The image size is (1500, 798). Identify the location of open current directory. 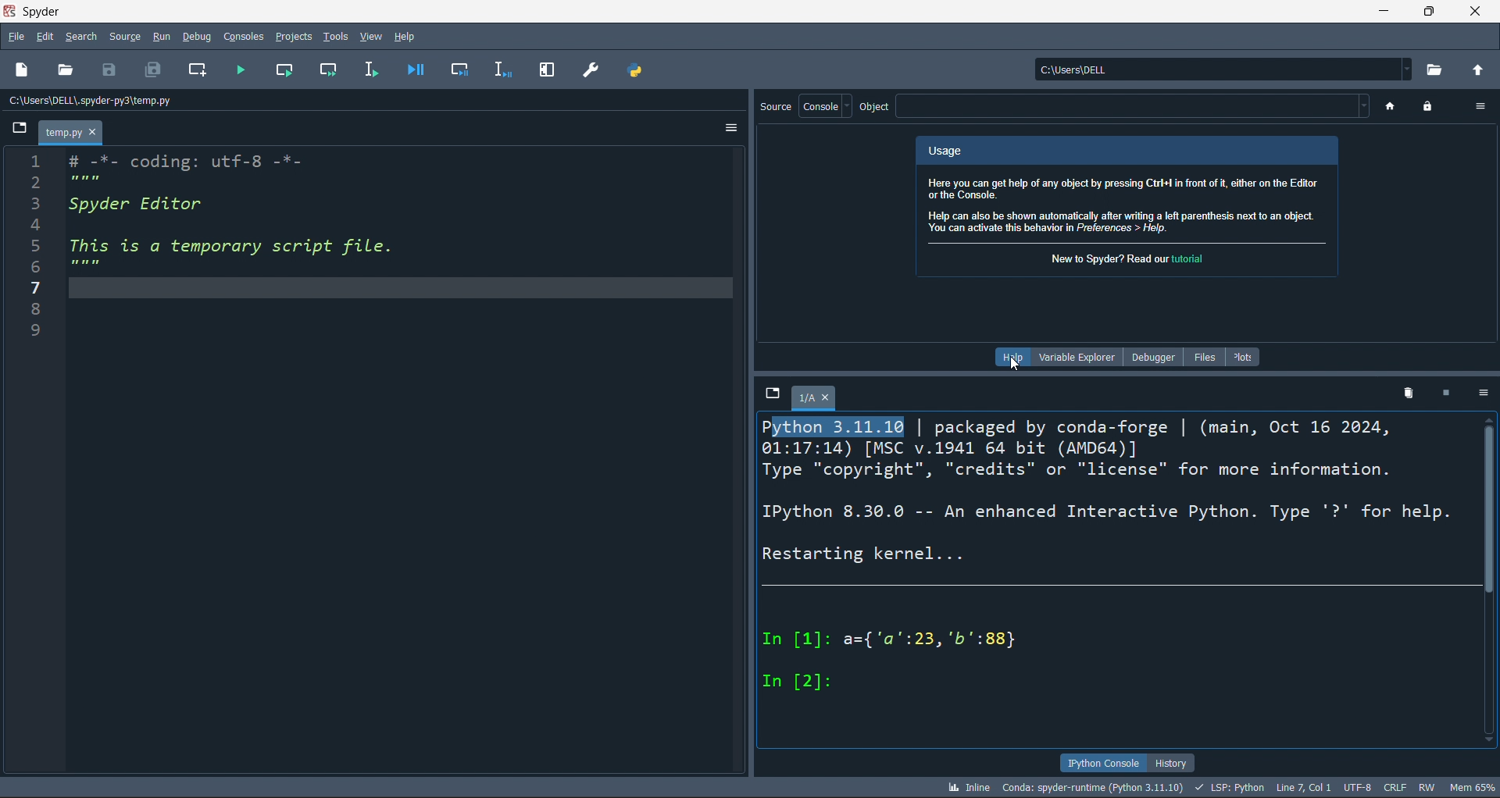
(1434, 70).